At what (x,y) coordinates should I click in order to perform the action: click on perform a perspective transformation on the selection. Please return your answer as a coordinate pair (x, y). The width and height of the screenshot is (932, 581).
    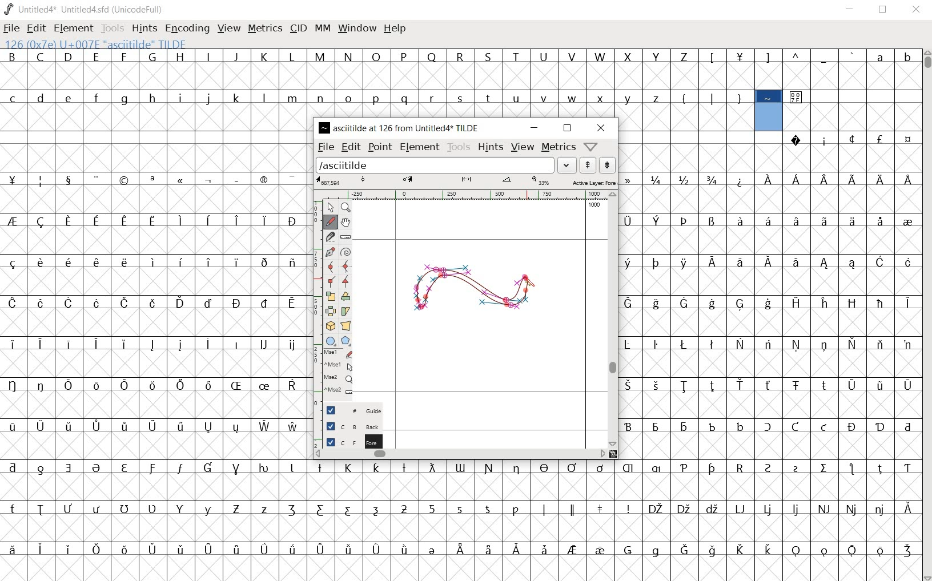
    Looking at the image, I should click on (347, 326).